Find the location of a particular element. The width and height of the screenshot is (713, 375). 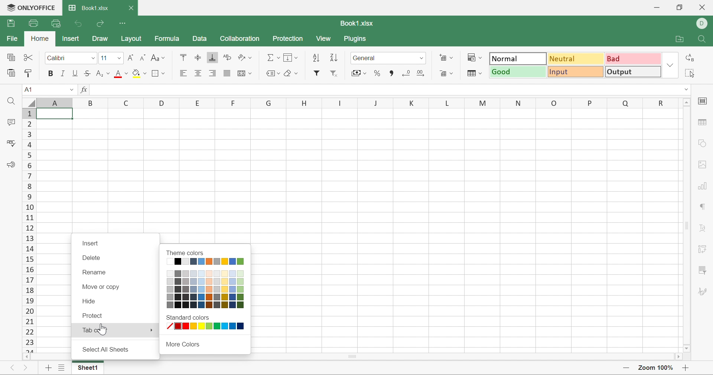

Book1.xlsx is located at coordinates (88, 8).